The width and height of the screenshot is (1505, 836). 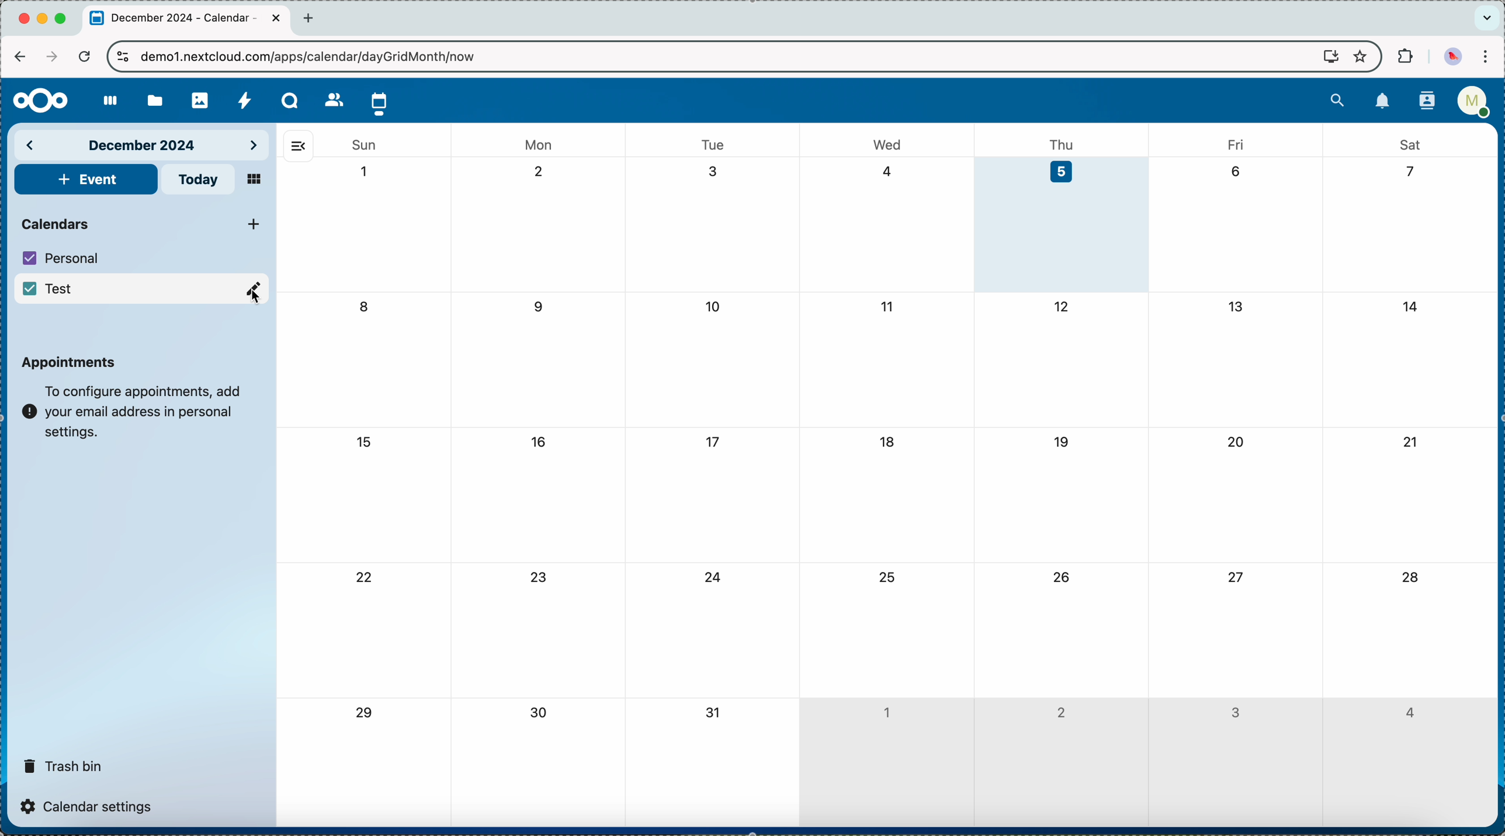 I want to click on profile picture, so click(x=1452, y=56).